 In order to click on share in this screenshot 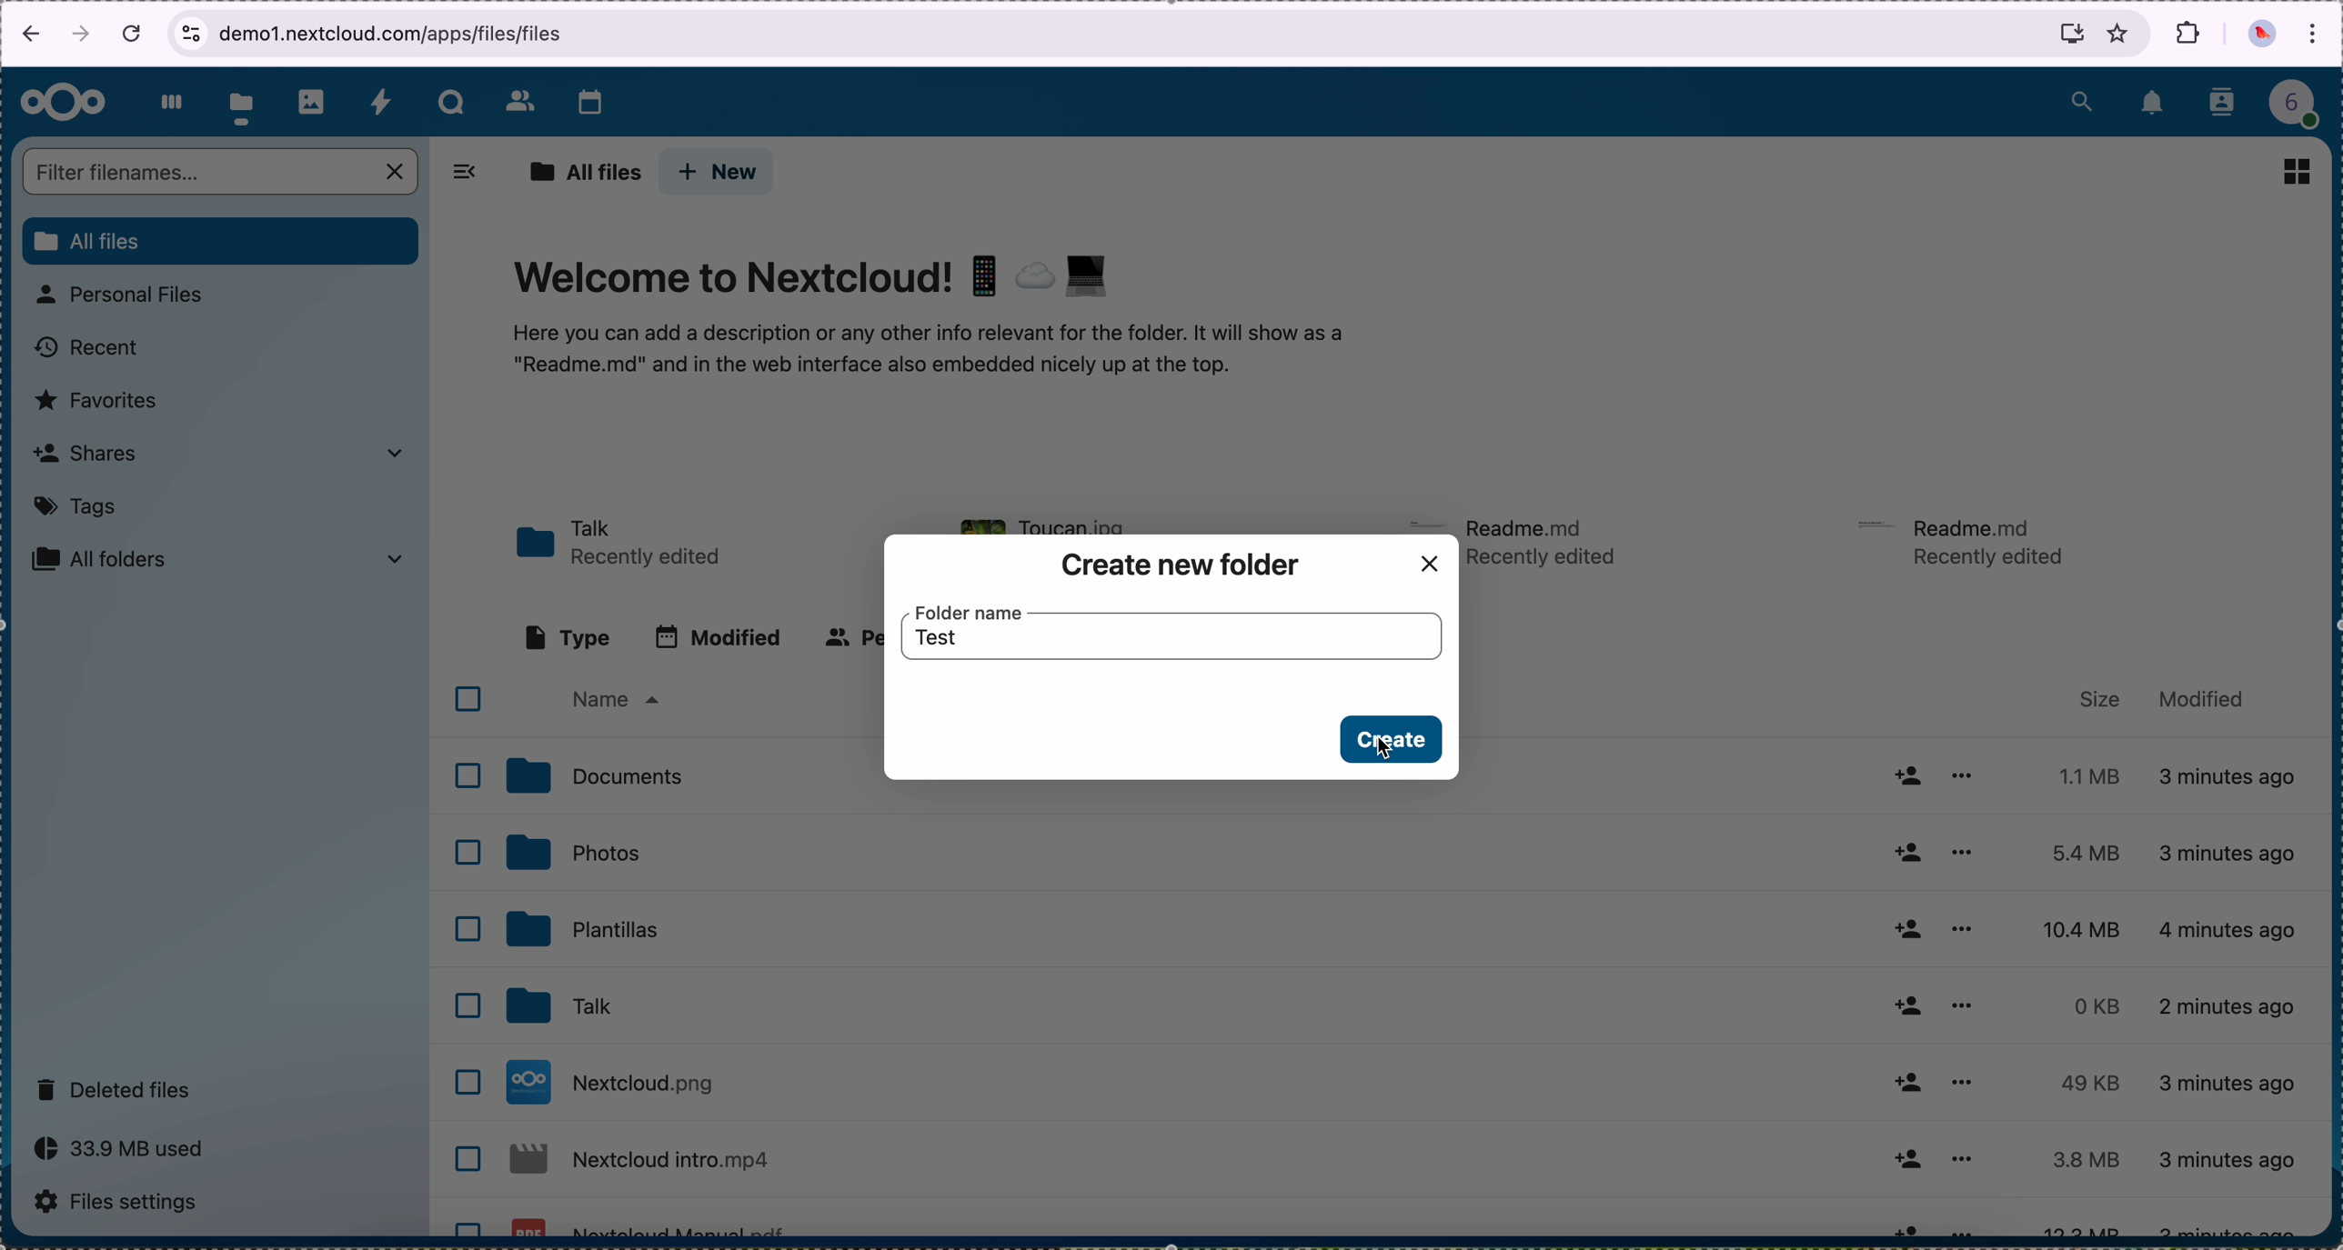, I will do `click(1905, 775)`.